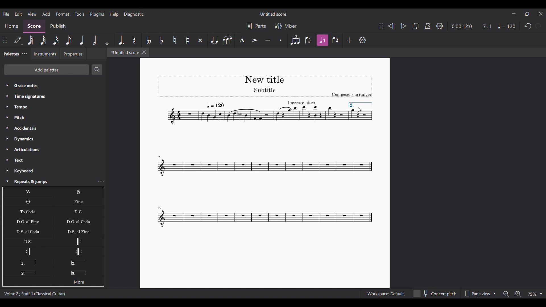 This screenshot has width=546, height=307. I want to click on Edit menu, so click(18, 14).